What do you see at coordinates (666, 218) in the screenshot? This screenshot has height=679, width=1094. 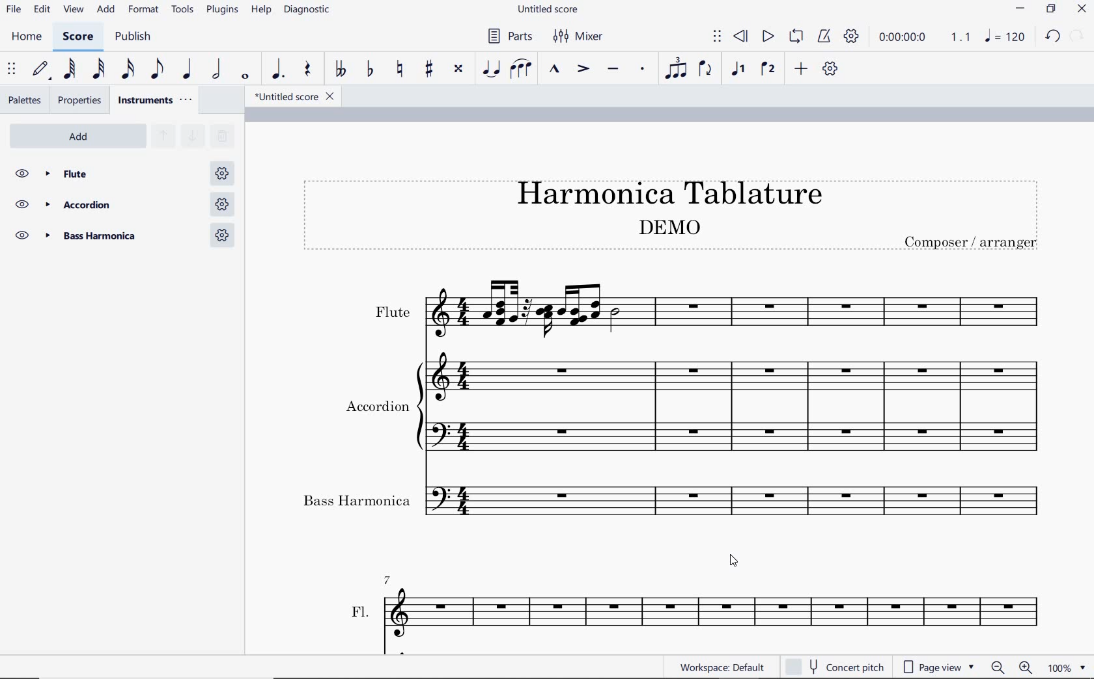 I see `Title` at bounding box center [666, 218].